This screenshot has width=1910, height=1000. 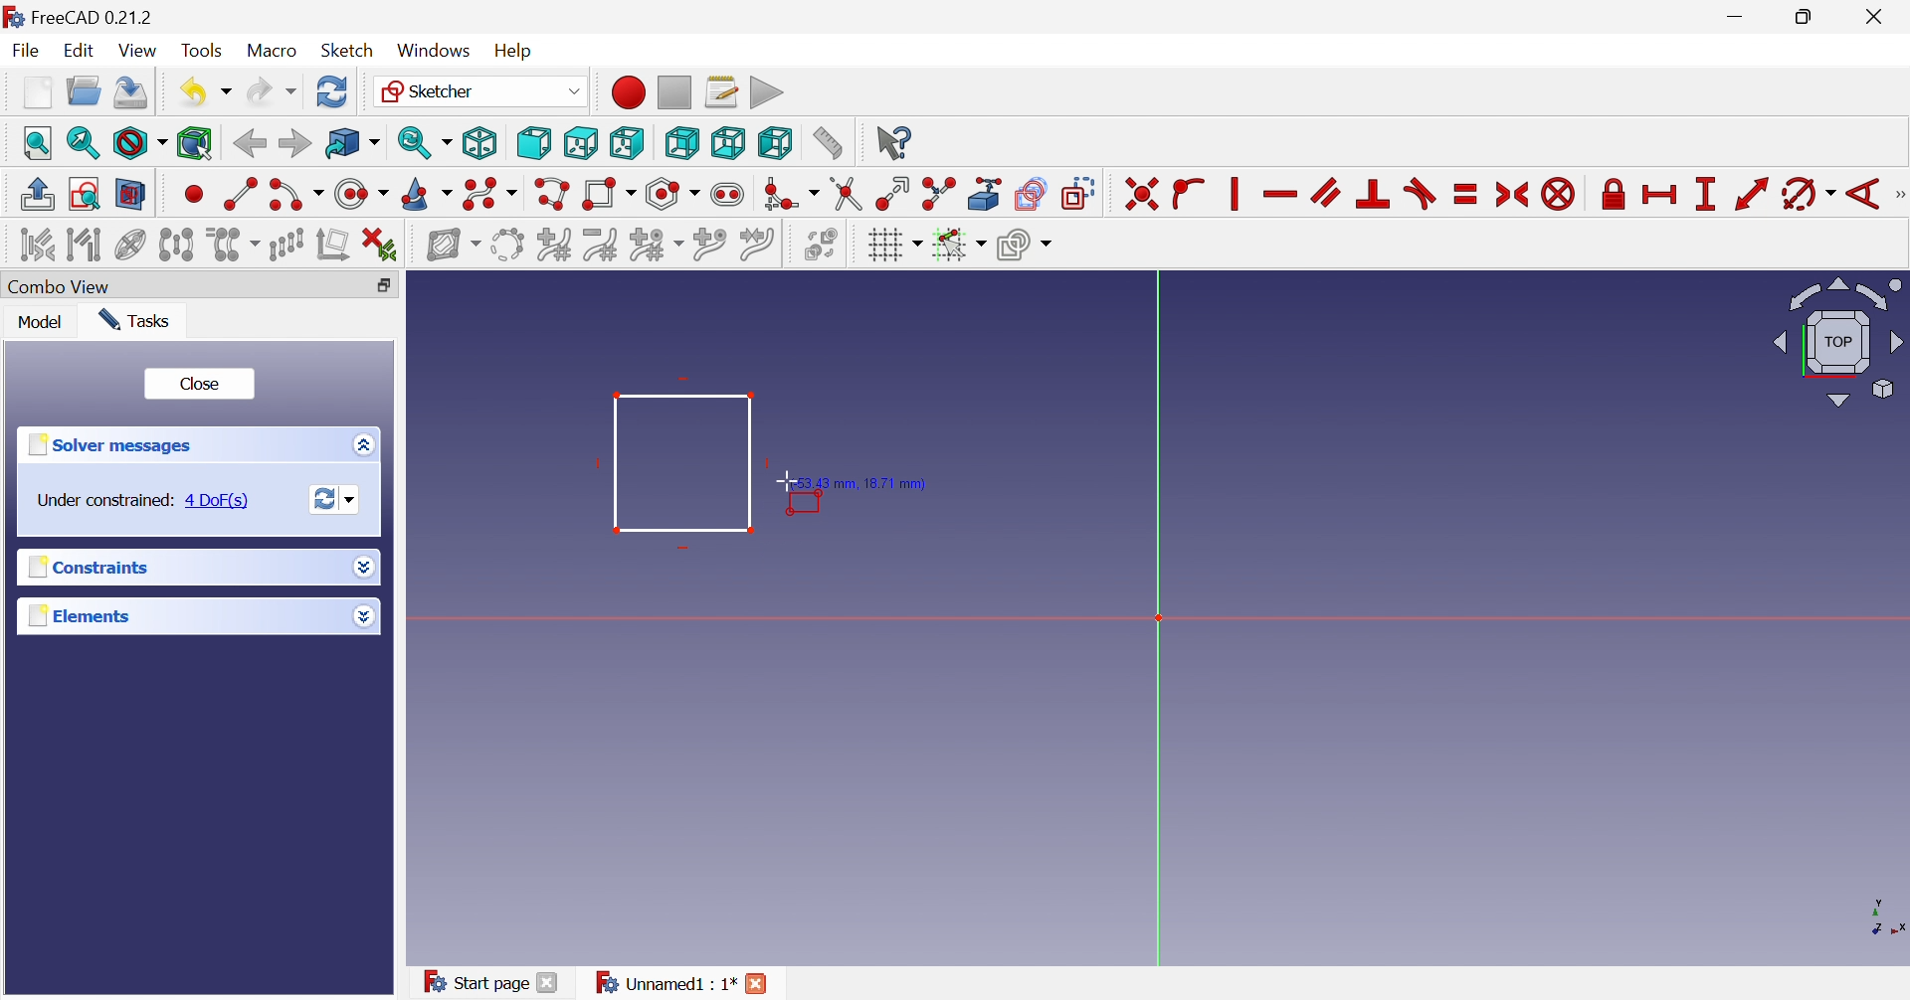 What do you see at coordinates (1660, 195) in the screenshot?
I see `Constrain horizontal distance` at bounding box center [1660, 195].